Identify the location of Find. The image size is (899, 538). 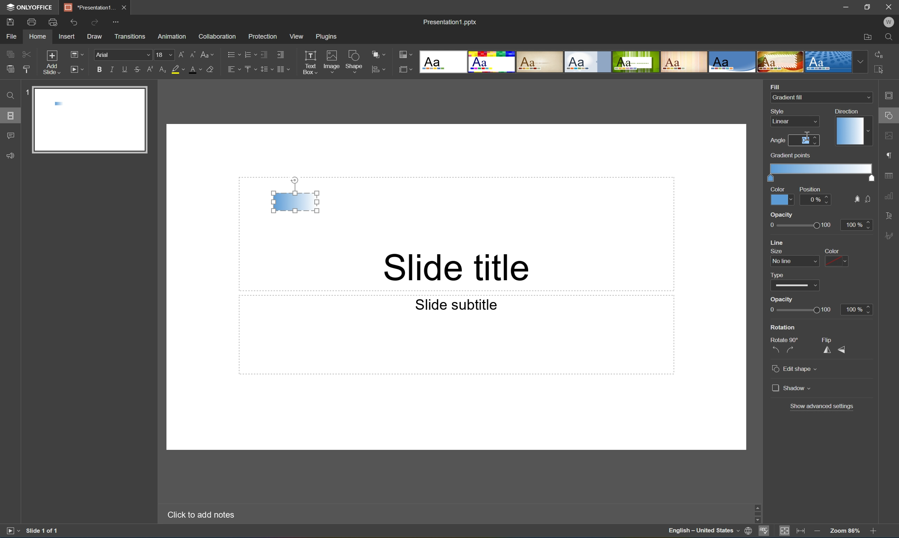
(9, 95).